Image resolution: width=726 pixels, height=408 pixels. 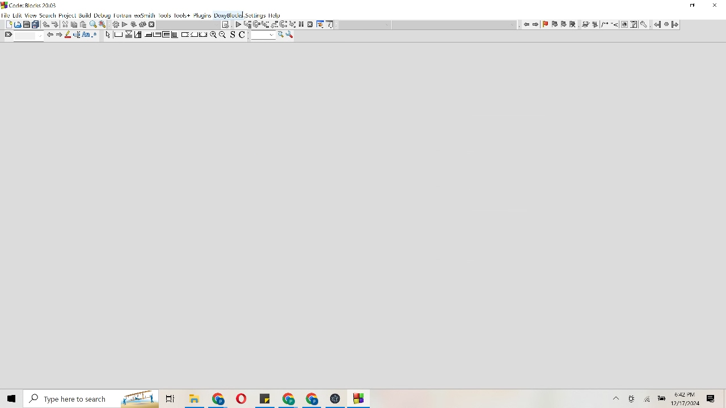 What do you see at coordinates (170, 399) in the screenshot?
I see `folders` at bounding box center [170, 399].